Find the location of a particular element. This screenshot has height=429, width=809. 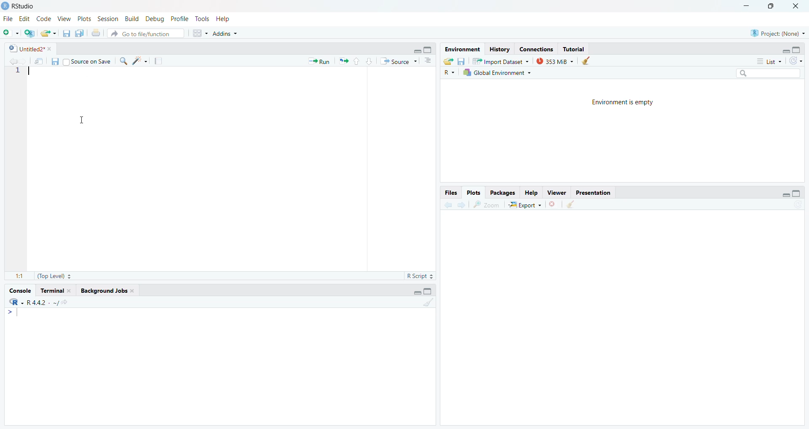

R~ is located at coordinates (448, 73).